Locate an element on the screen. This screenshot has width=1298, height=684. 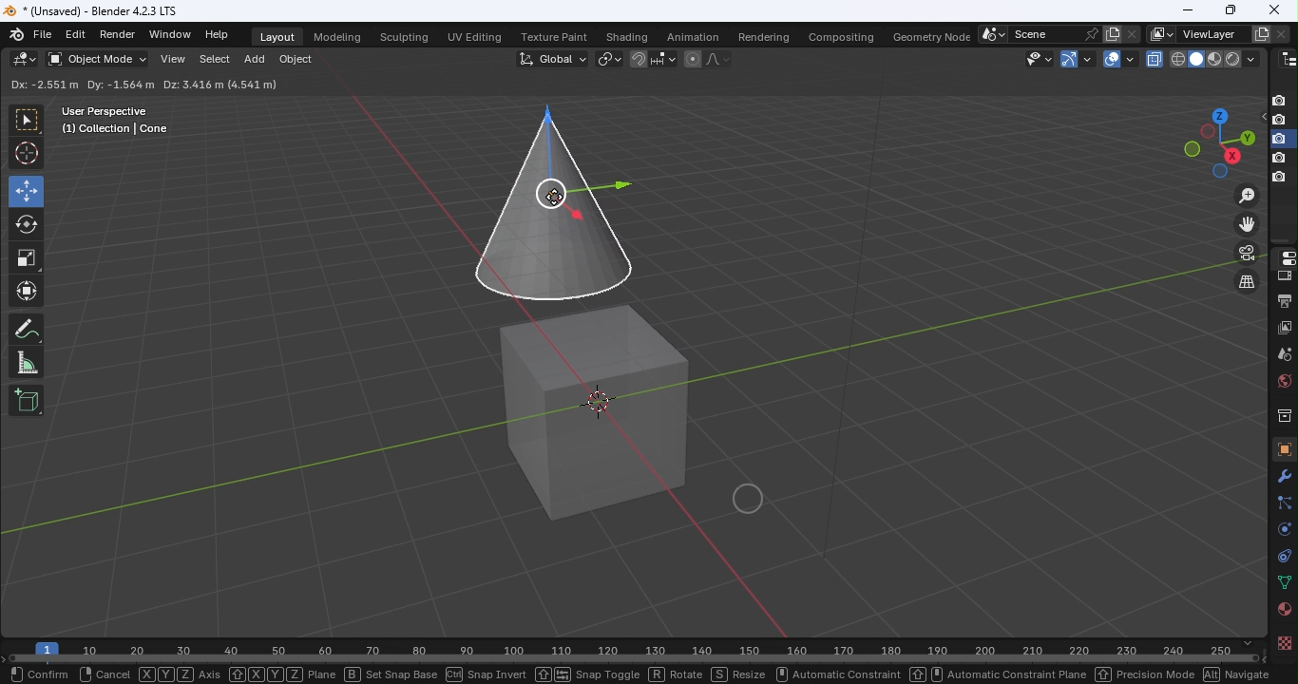
viewpoint shader: Rendered is located at coordinates (1231, 58).